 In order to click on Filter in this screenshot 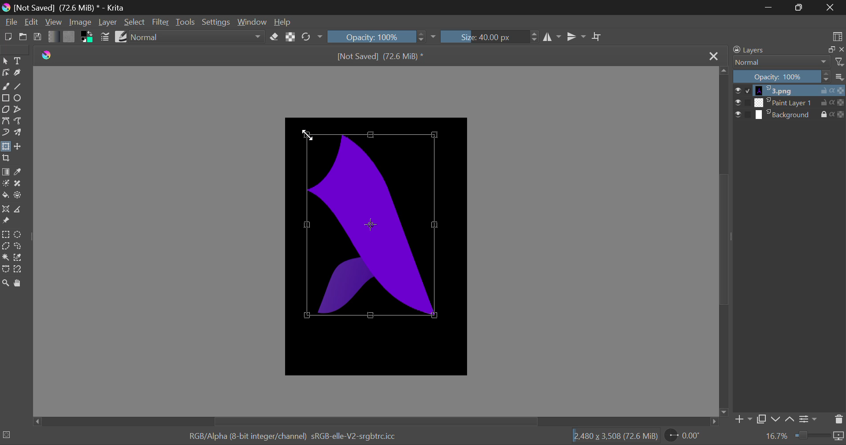, I will do `click(162, 22)`.